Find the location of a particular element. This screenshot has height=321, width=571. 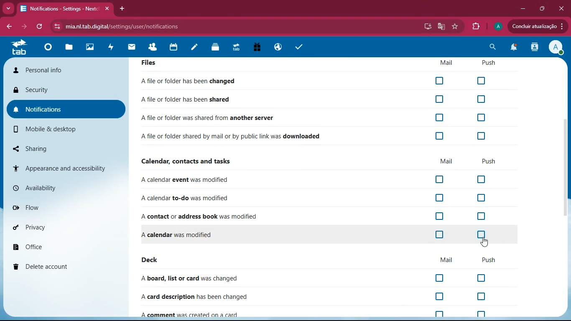

activity is located at coordinates (113, 48).